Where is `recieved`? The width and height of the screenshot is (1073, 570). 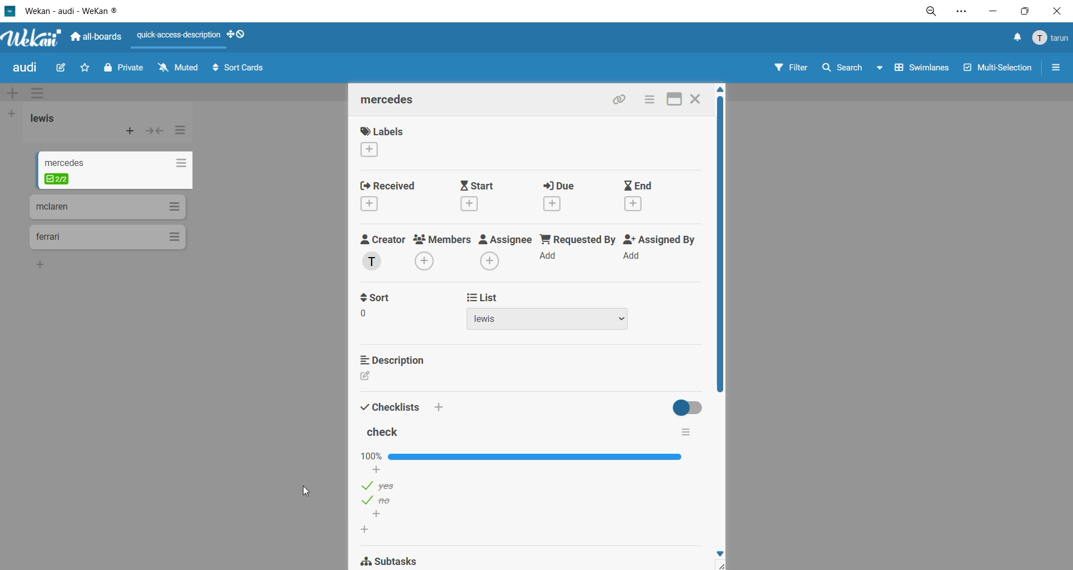 recieved is located at coordinates (402, 196).